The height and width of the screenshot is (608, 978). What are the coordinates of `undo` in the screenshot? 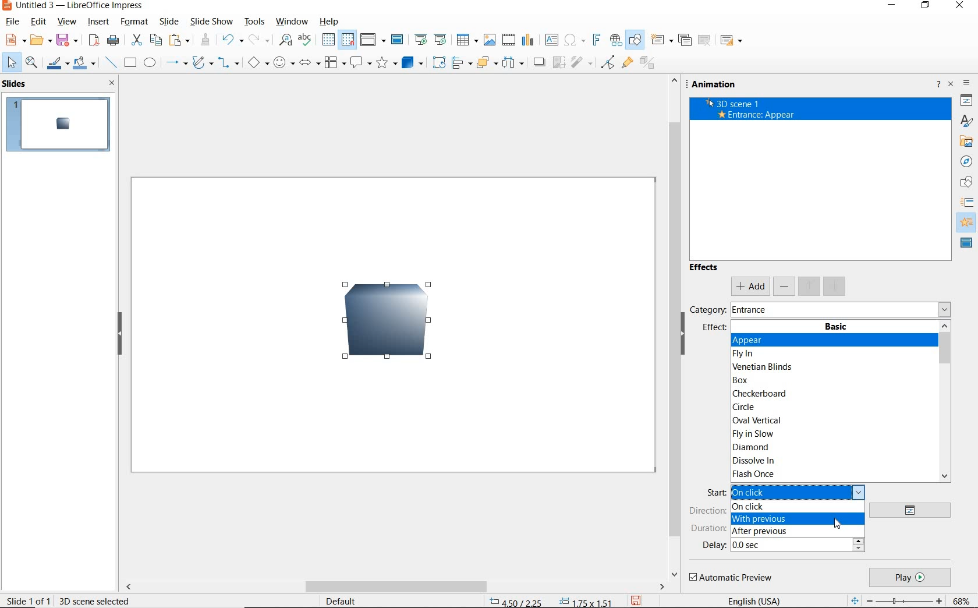 It's located at (231, 40).